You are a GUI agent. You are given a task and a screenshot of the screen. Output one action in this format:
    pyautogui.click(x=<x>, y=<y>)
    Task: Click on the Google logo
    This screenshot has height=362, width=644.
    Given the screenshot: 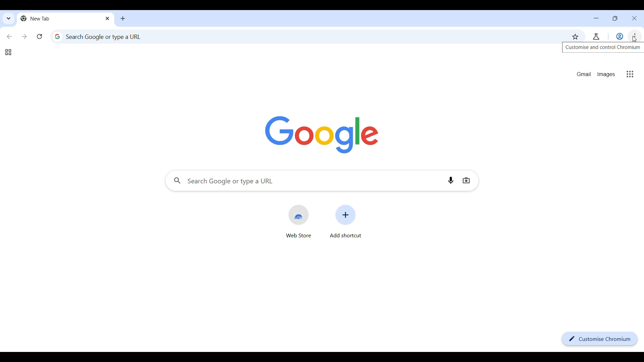 What is the action you would take?
    pyautogui.click(x=322, y=135)
    